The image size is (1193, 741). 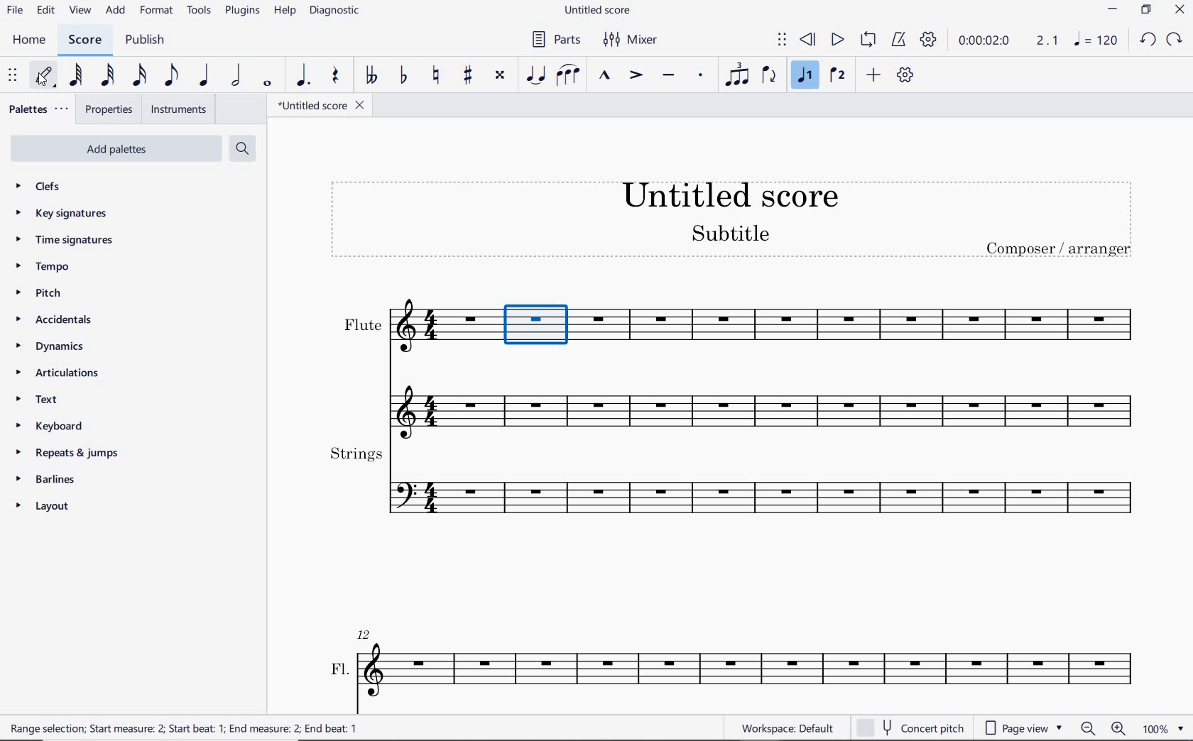 I want to click on EIGHTH NOTE, so click(x=170, y=77).